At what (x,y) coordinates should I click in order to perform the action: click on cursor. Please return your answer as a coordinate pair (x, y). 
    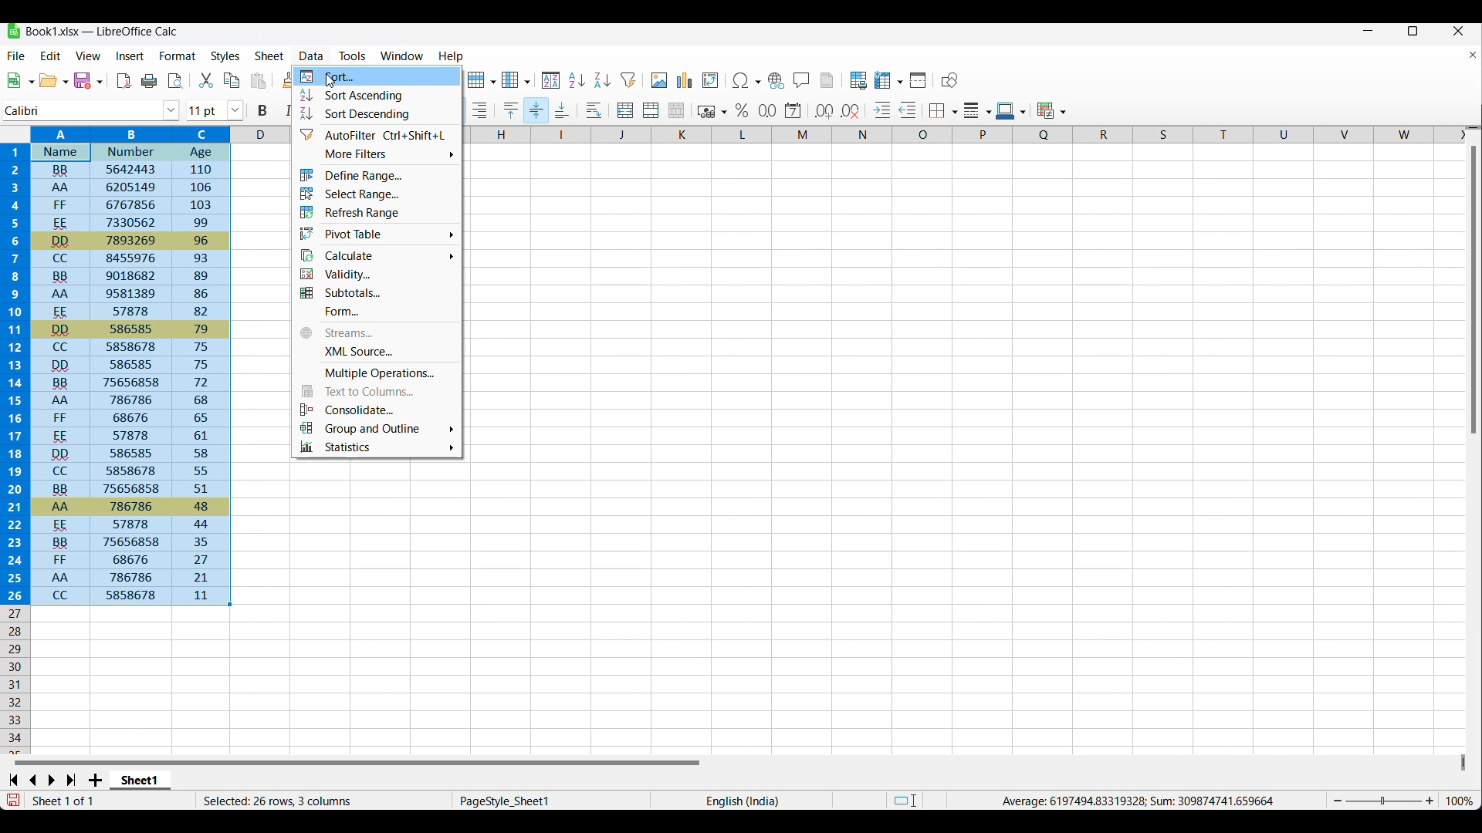
    Looking at the image, I should click on (332, 86).